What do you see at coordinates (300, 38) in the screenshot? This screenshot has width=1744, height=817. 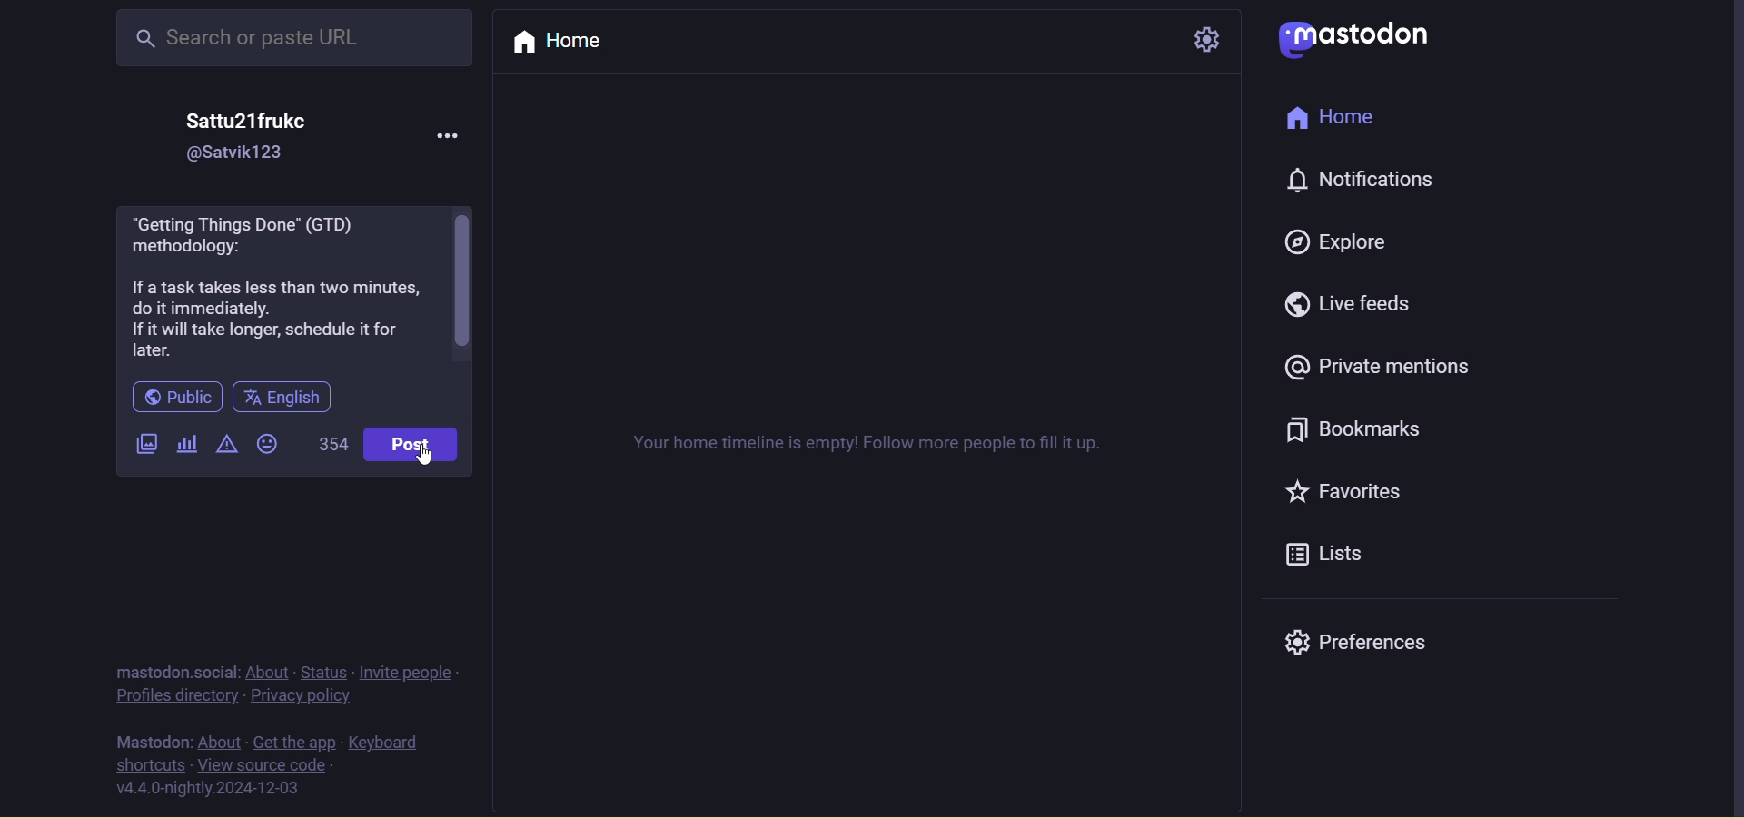 I see `search` at bounding box center [300, 38].